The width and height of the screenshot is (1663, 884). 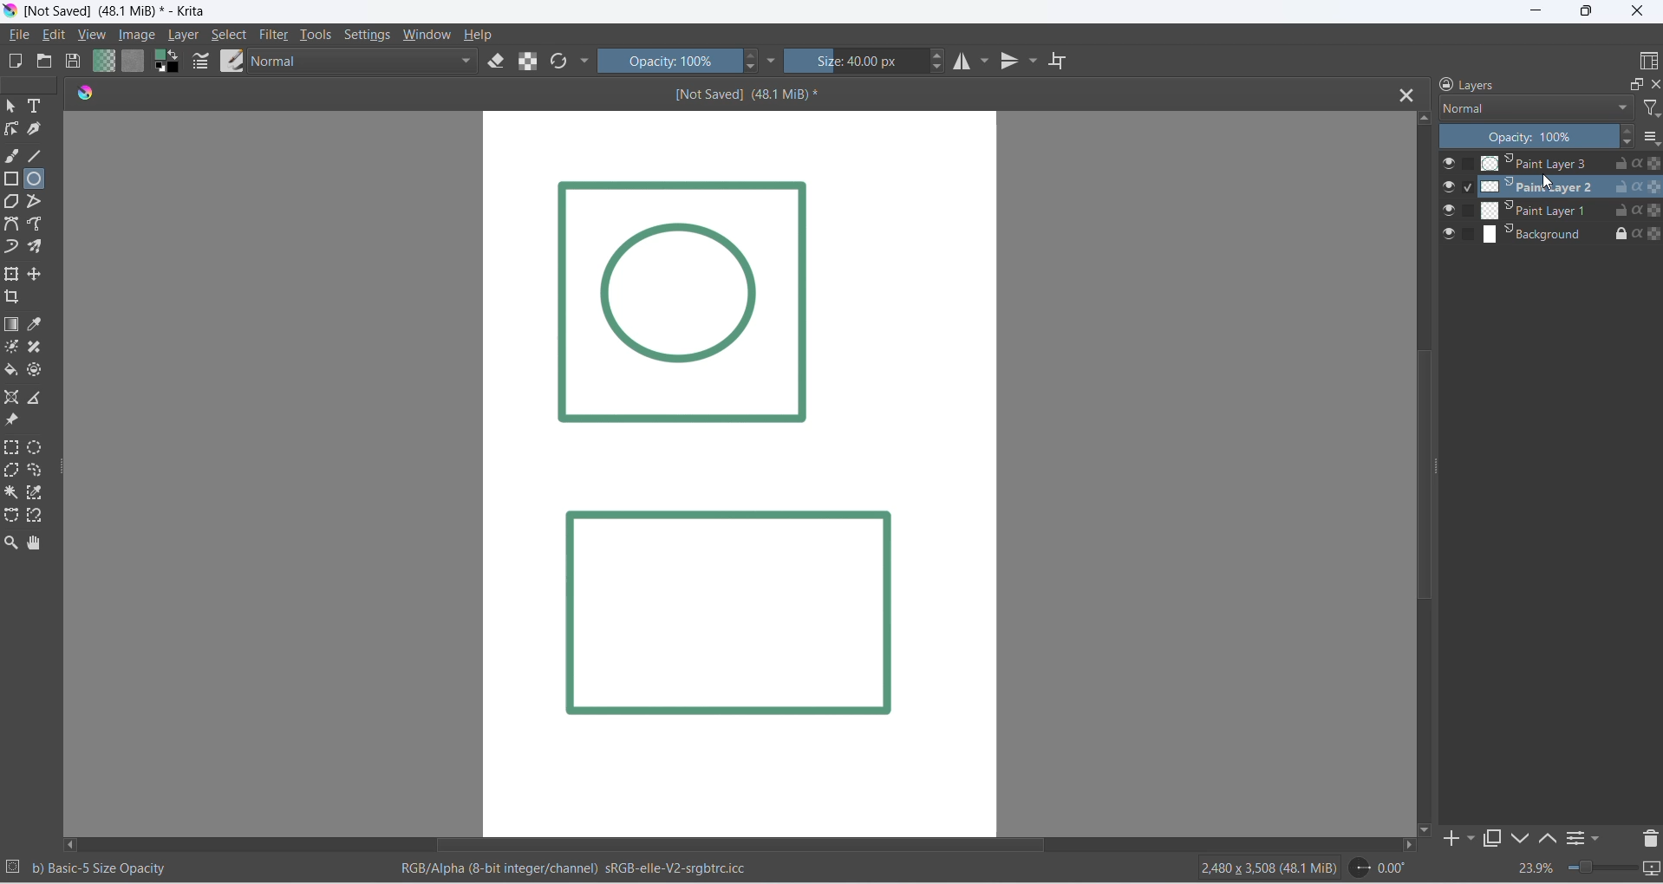 I want to click on minimize, so click(x=1533, y=13).